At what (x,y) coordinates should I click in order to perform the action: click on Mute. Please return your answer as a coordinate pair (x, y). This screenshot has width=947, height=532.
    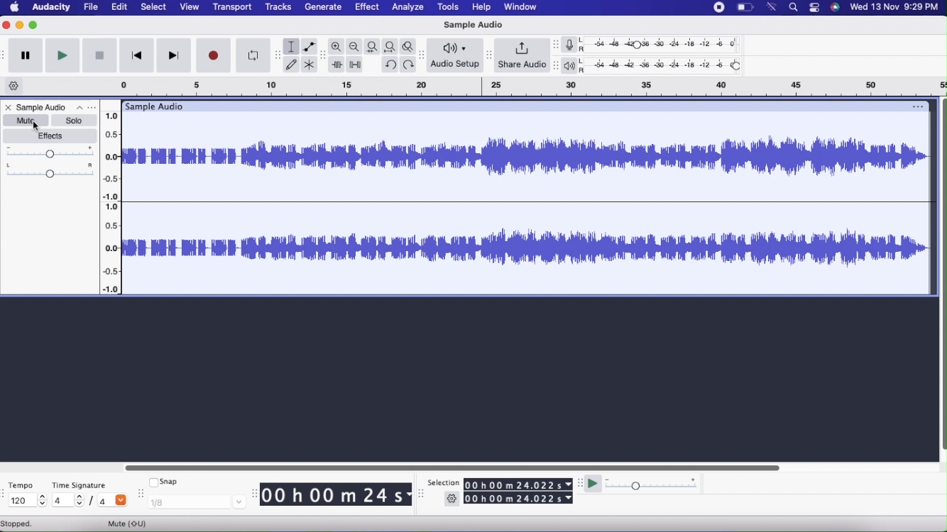
    Looking at the image, I should click on (24, 120).